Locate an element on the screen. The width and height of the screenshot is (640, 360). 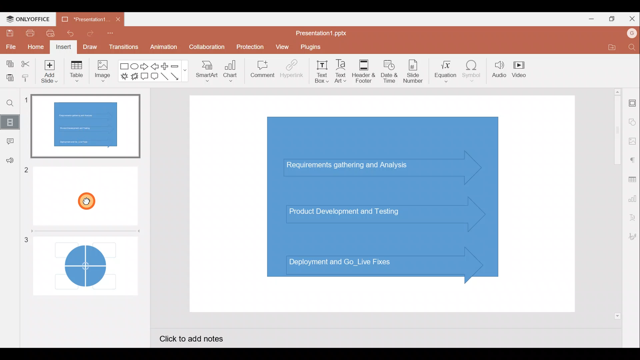
File is located at coordinates (10, 47).